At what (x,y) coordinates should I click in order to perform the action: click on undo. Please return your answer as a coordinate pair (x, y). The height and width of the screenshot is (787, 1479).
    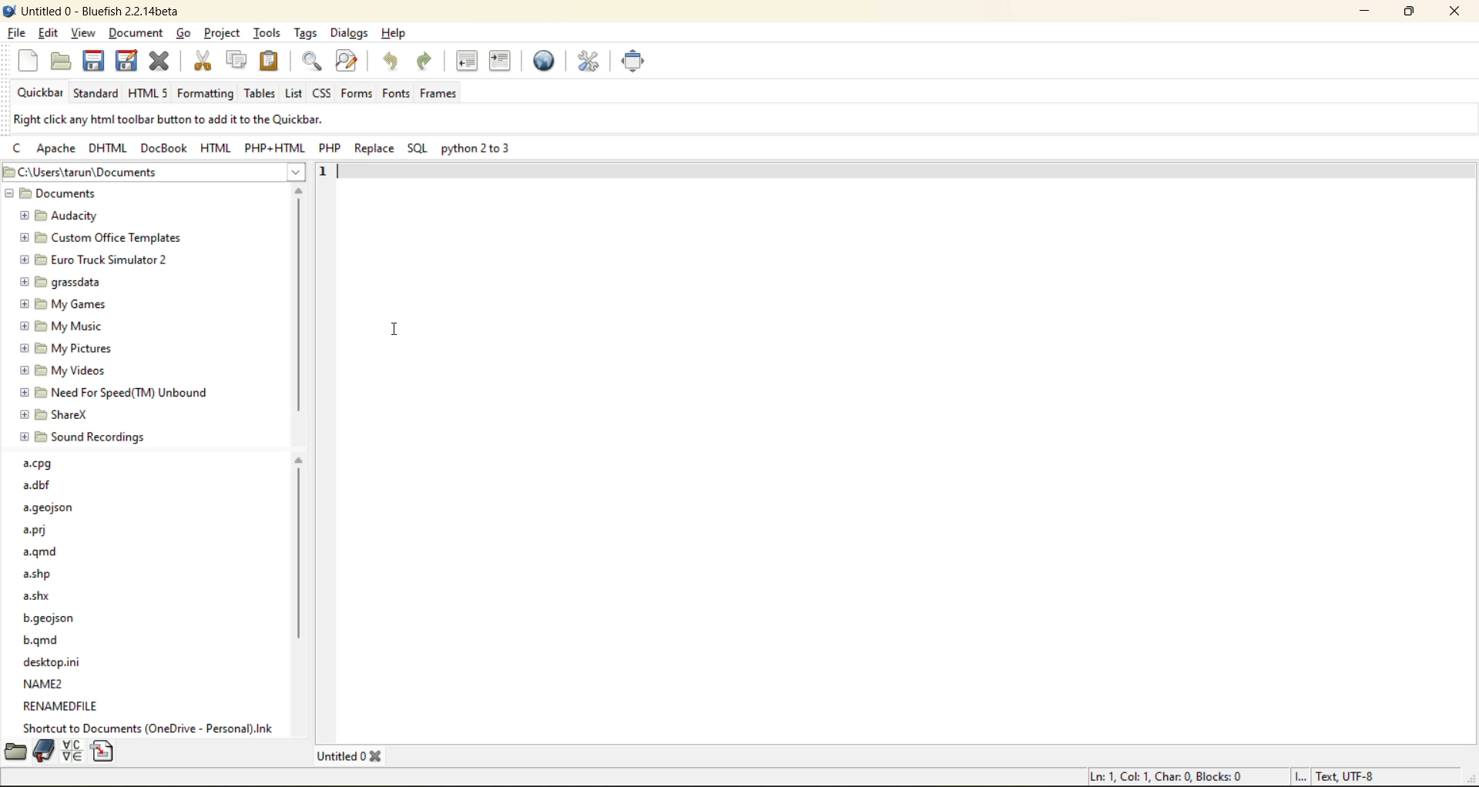
    Looking at the image, I should click on (391, 59).